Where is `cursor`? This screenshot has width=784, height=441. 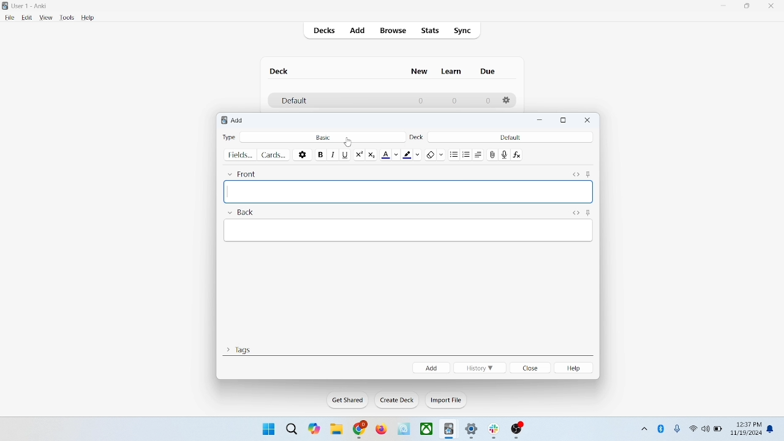 cursor is located at coordinates (349, 142).